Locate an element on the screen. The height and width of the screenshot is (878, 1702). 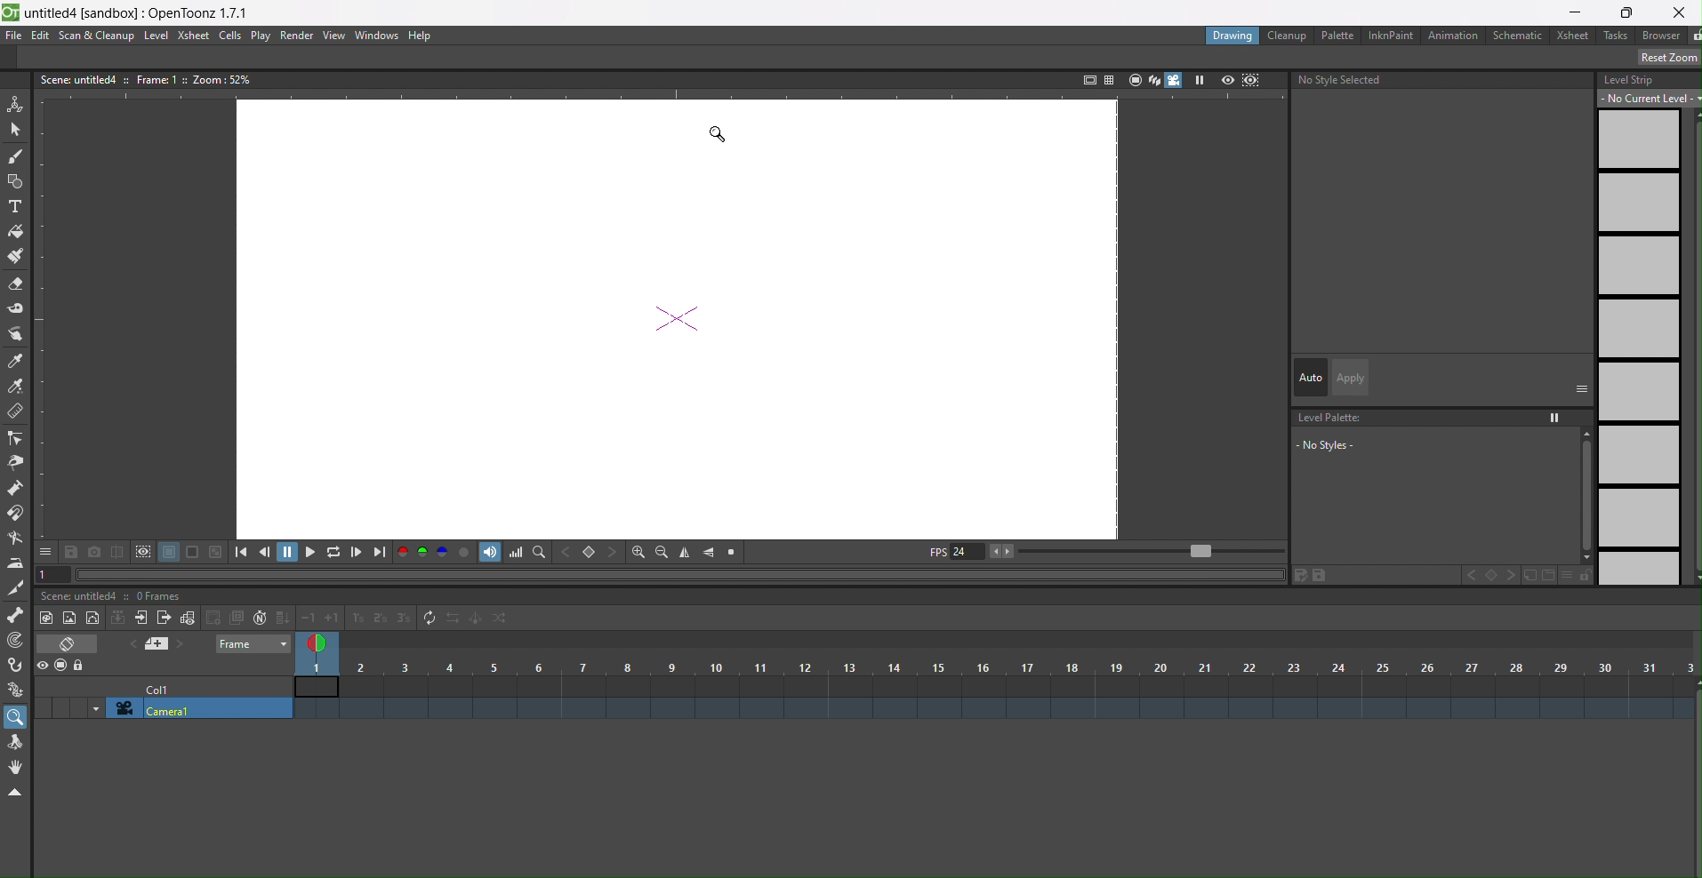
frame selector is located at coordinates (319, 643).